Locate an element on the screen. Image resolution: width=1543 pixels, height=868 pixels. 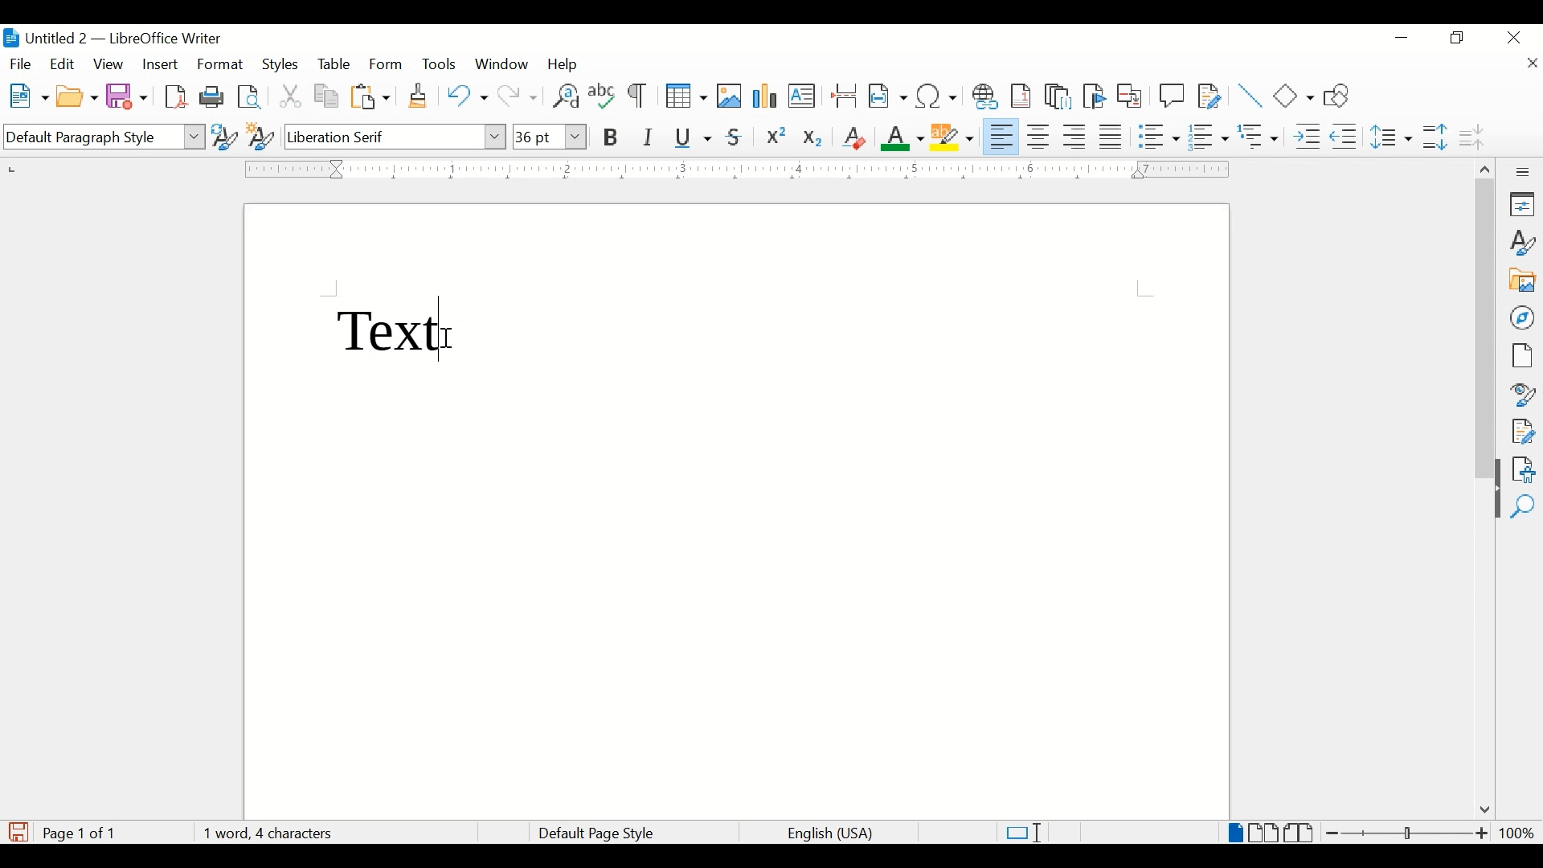
window is located at coordinates (503, 64).